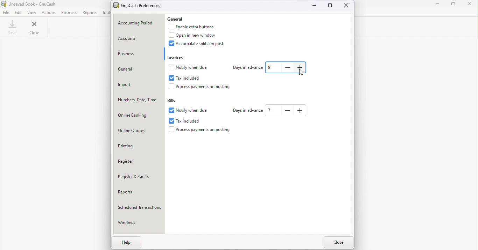  Describe the element at coordinates (139, 194) in the screenshot. I see `Reports` at that location.